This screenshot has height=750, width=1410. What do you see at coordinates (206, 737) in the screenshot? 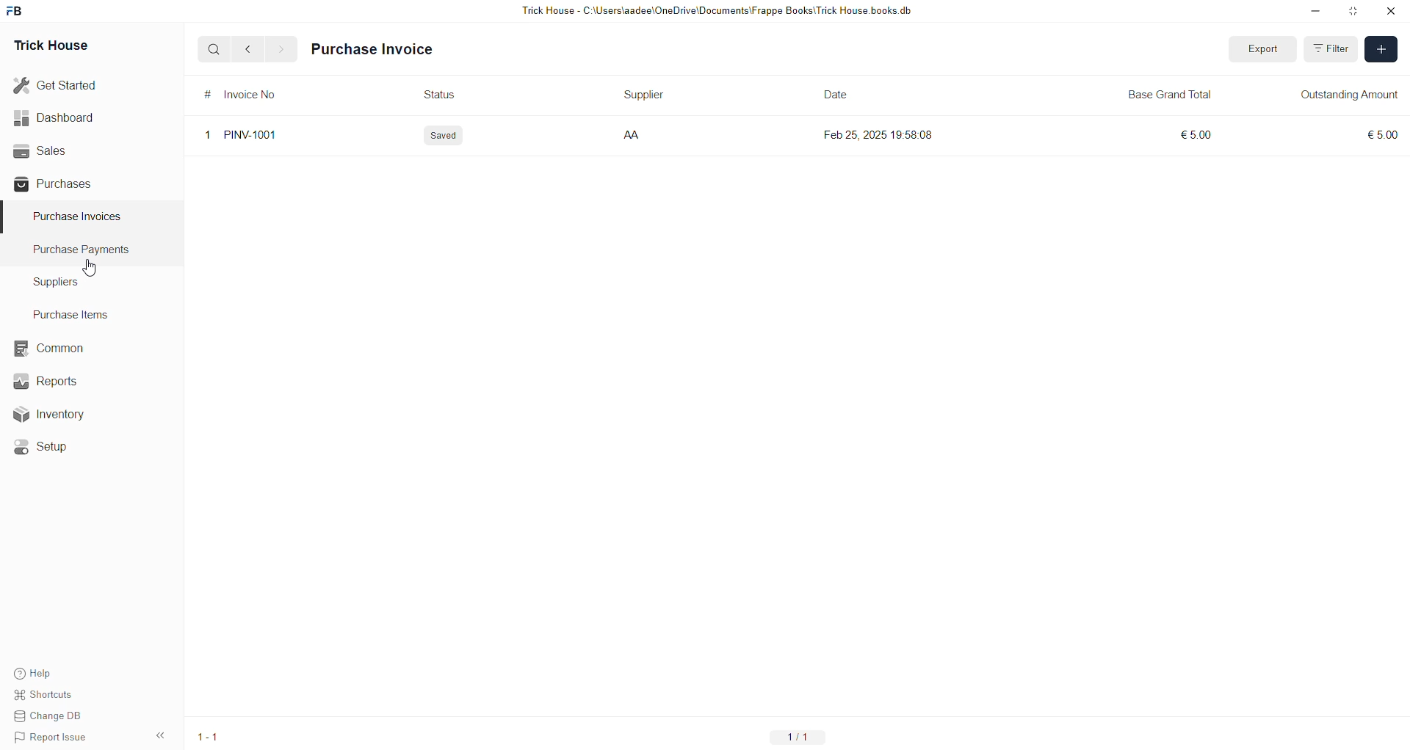
I see `1-1` at bounding box center [206, 737].